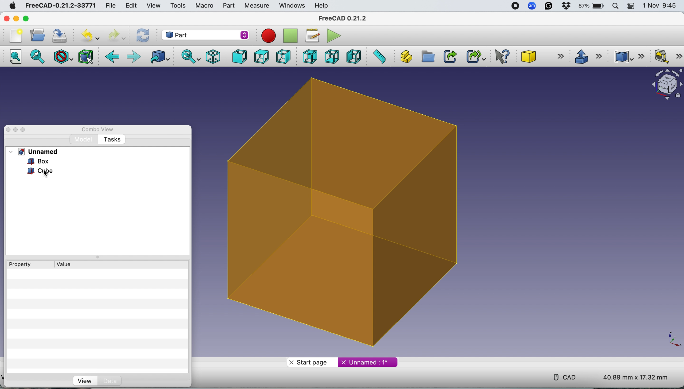 The width and height of the screenshot is (684, 389). Describe the element at coordinates (64, 57) in the screenshot. I see `Draw style` at that location.